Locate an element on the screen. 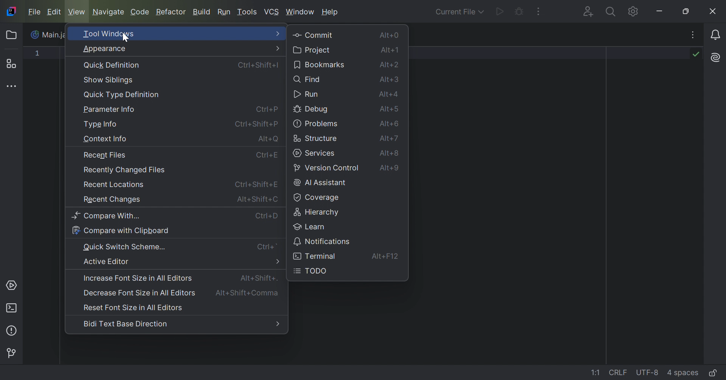  CRLF is located at coordinates (619, 372).